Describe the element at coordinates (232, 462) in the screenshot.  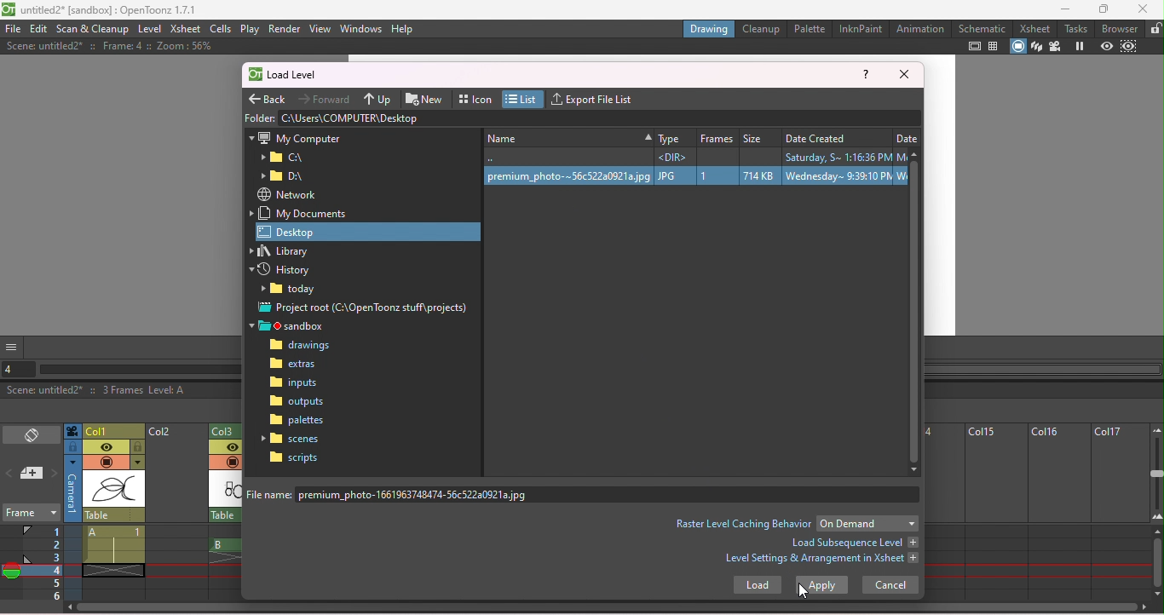
I see `camera stand visibility toggle` at that location.